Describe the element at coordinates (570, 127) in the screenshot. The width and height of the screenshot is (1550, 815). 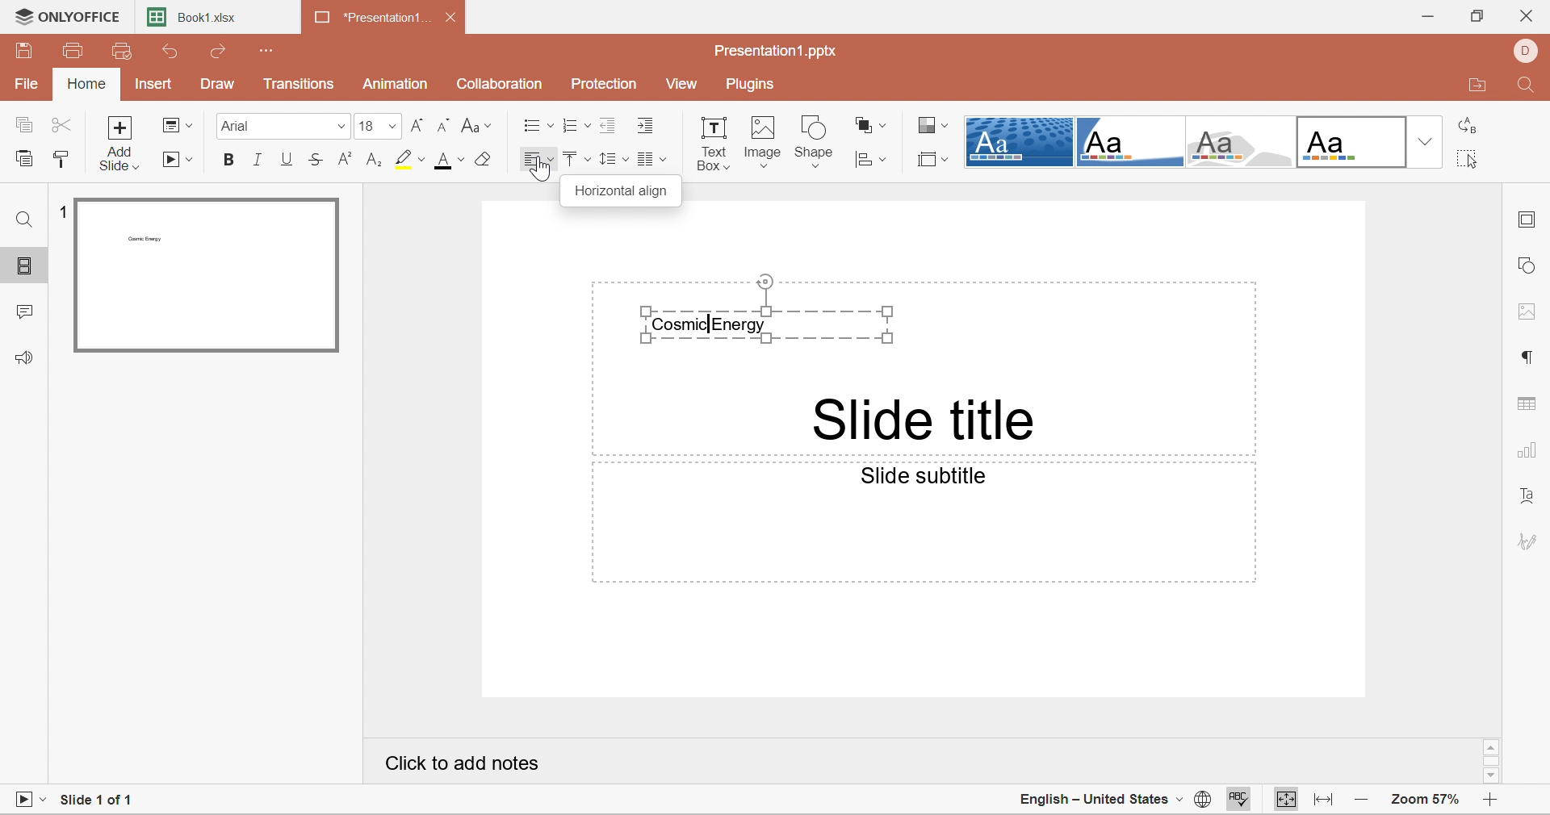
I see `Numbering` at that location.